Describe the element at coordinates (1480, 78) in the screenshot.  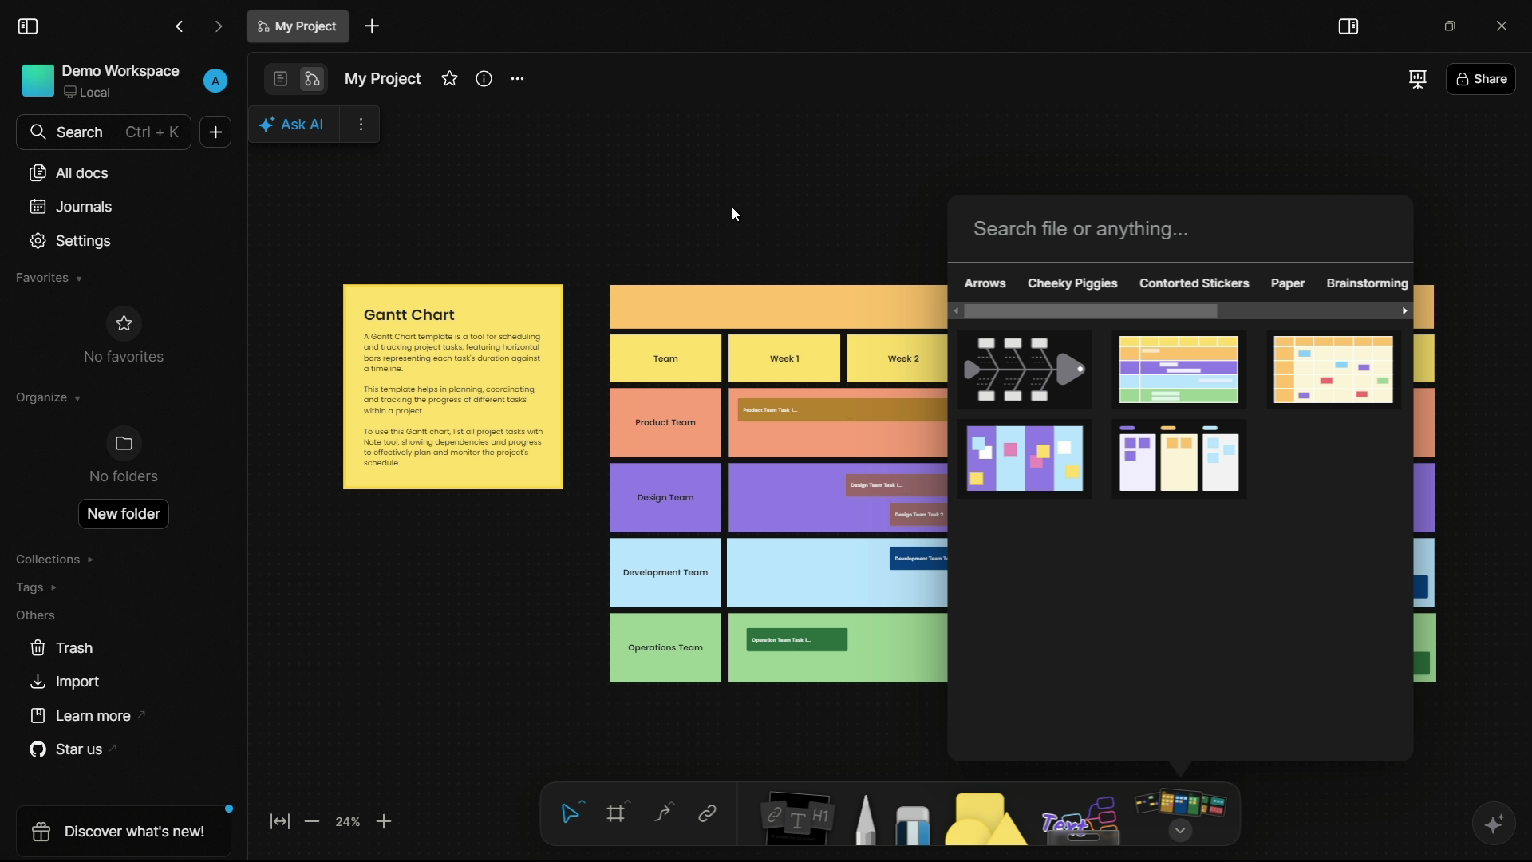
I see `share` at that location.